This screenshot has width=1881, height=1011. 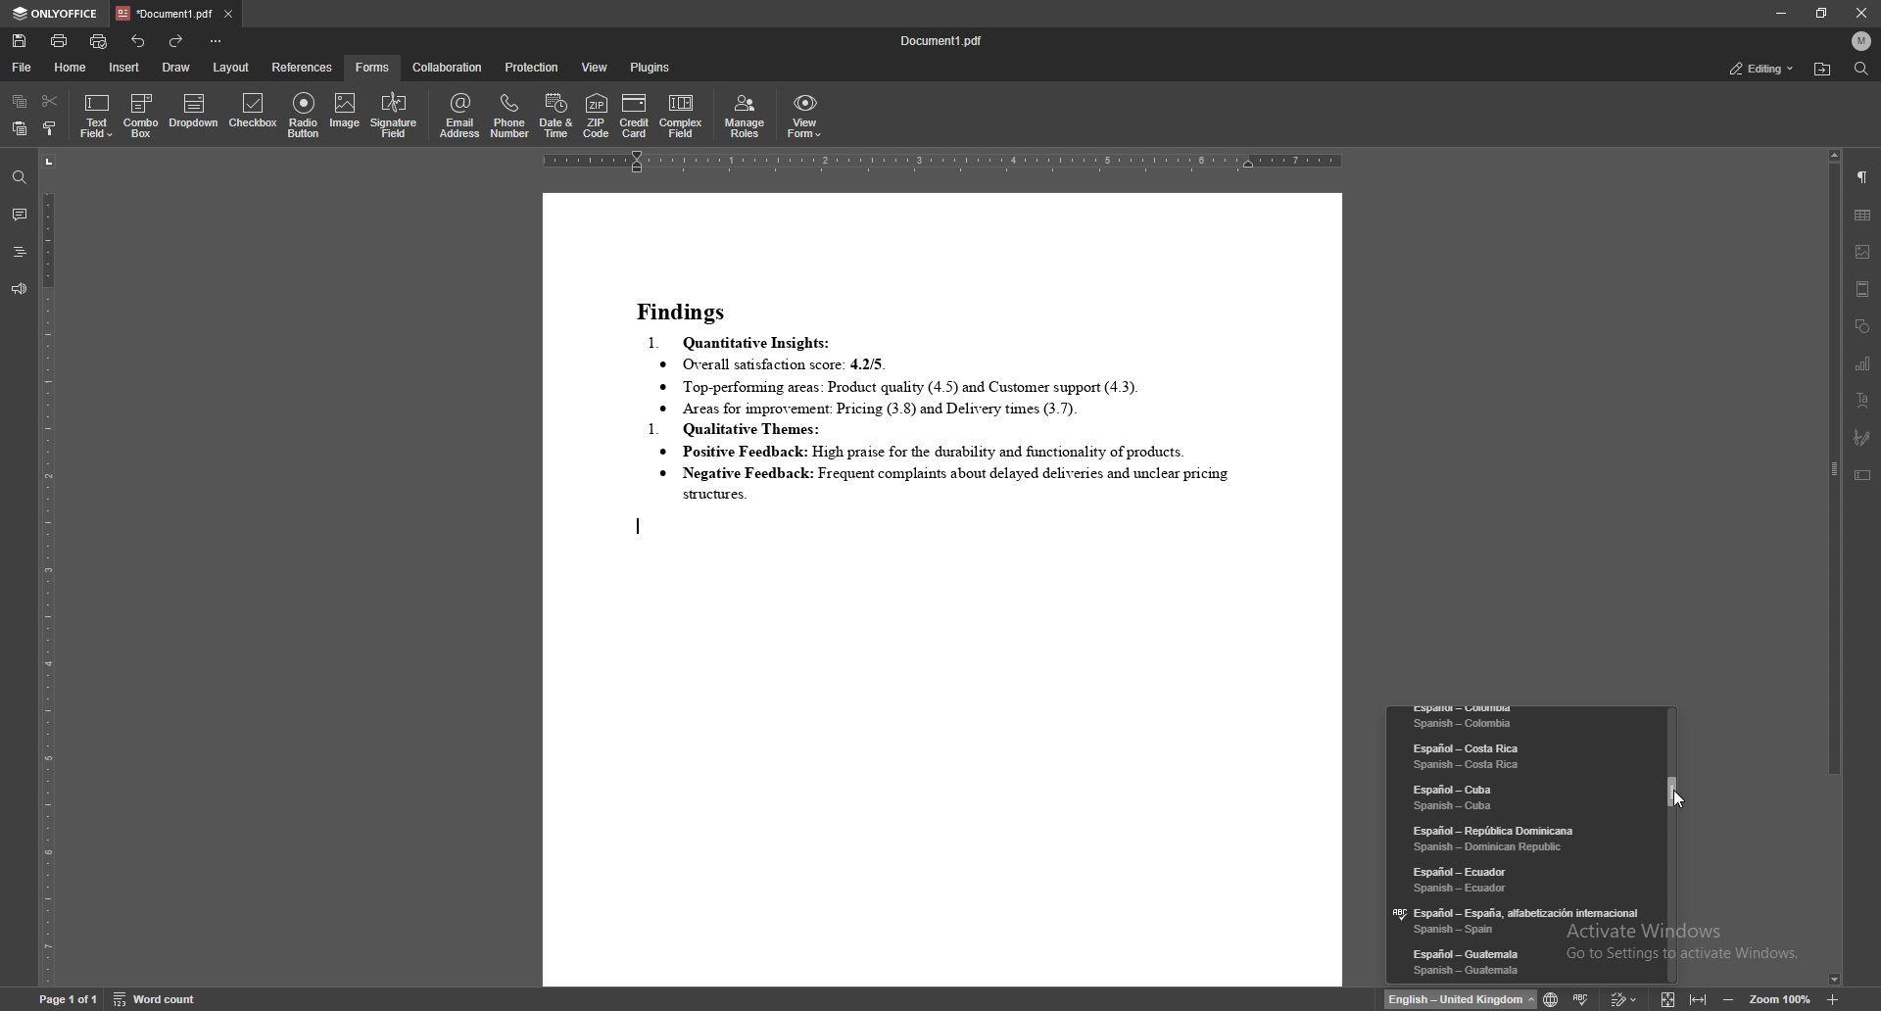 I want to click on decrease zoom, so click(x=1727, y=998).